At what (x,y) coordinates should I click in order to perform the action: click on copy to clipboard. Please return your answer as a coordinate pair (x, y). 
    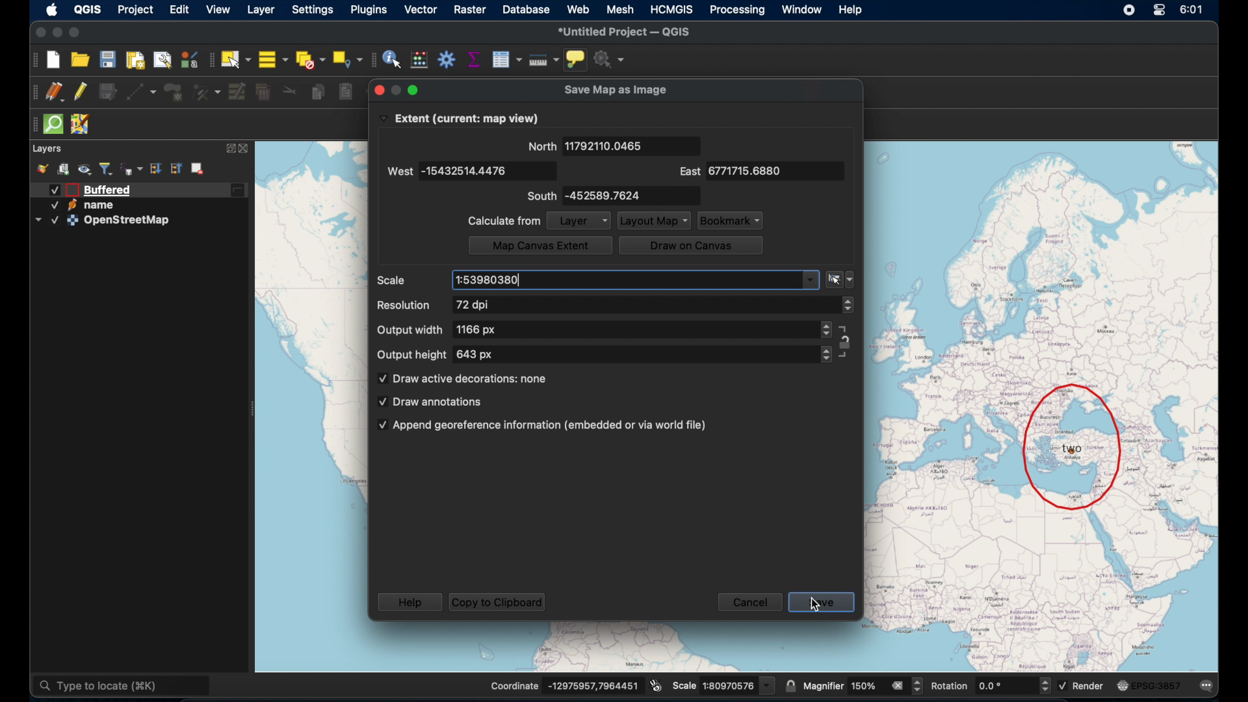
    Looking at the image, I should click on (497, 601).